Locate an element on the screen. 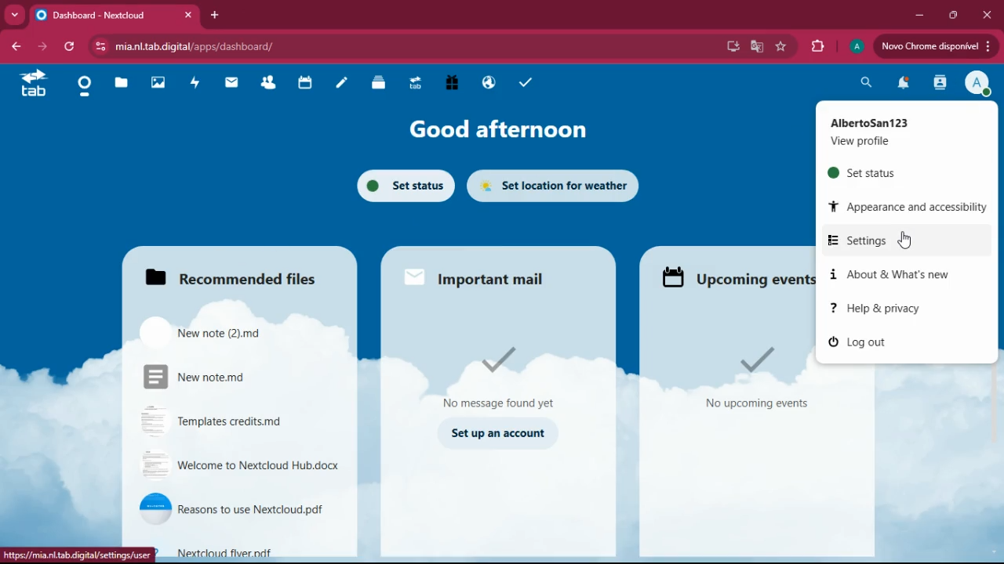 This screenshot has width=1004, height=564. profile is located at coordinates (868, 122).